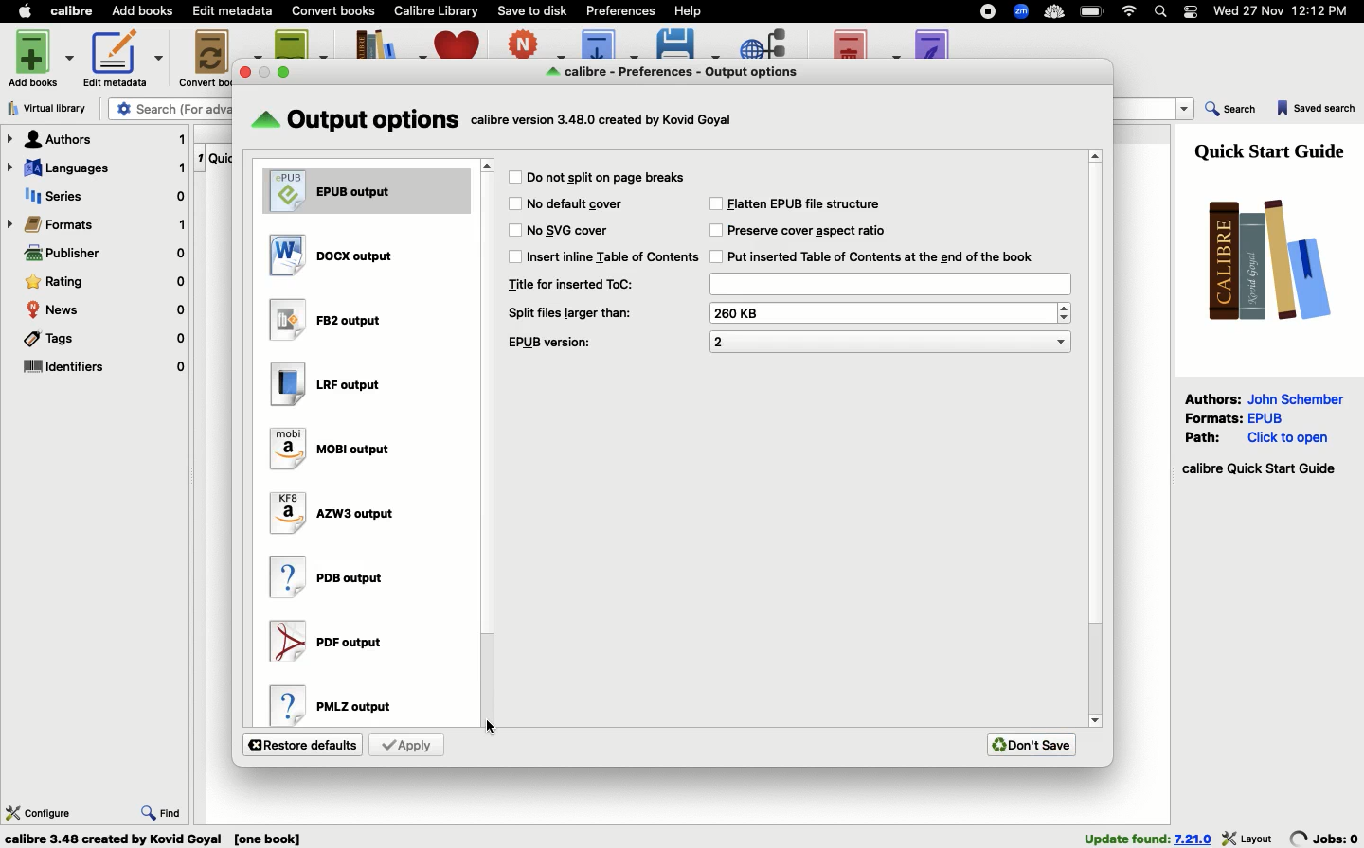 This screenshot has width=1364, height=848. What do you see at coordinates (1288, 438) in the screenshot?
I see `click to open` at bounding box center [1288, 438].